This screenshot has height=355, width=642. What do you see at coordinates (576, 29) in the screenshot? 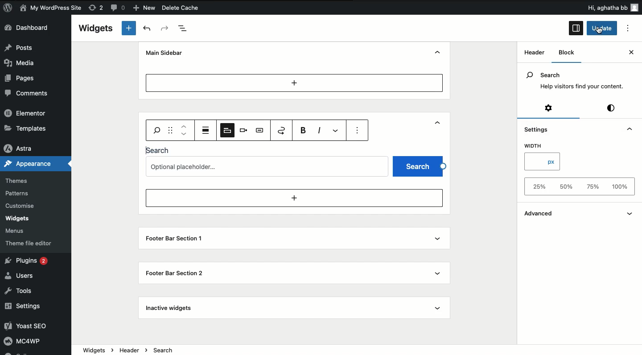
I see `Sidebar` at bounding box center [576, 29].